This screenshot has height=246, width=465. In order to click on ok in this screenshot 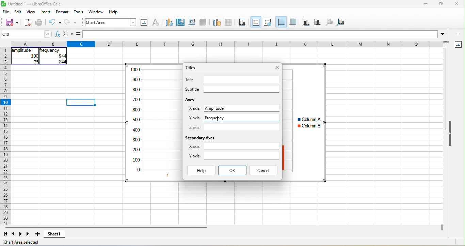, I will do `click(233, 170)`.